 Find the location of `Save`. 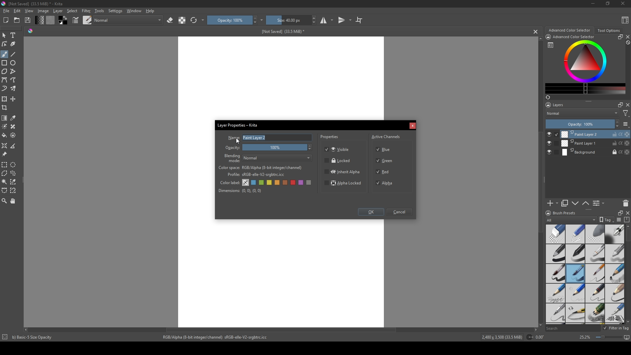

Save is located at coordinates (28, 20).